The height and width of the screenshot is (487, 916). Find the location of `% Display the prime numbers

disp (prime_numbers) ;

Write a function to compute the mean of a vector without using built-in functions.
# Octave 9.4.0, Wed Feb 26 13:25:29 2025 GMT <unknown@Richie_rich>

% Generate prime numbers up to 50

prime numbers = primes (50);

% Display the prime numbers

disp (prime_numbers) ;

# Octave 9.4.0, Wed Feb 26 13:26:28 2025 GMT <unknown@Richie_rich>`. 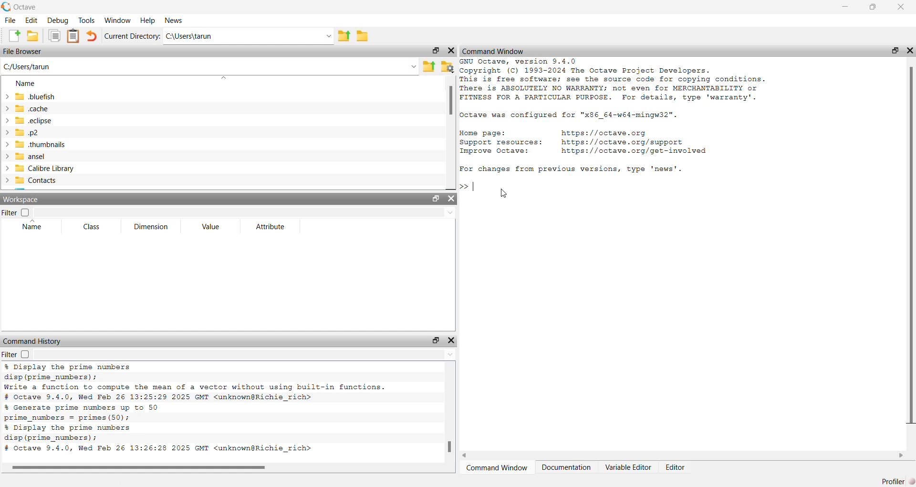

% Display the prime numbers

disp (prime_numbers) ;

Write a function to compute the mean of a vector without using built-in functions.
# Octave 9.4.0, Wed Feb 26 13:25:29 2025 GMT <unknown@Richie_rich>

% Generate prime numbers up to 50

prime numbers = primes (50);

% Display the prime numbers

disp (prime_numbers) ;

# Octave 9.4.0, Wed Feb 26 13:26:28 2025 GMT <unknown@Richie_rich> is located at coordinates (198, 410).